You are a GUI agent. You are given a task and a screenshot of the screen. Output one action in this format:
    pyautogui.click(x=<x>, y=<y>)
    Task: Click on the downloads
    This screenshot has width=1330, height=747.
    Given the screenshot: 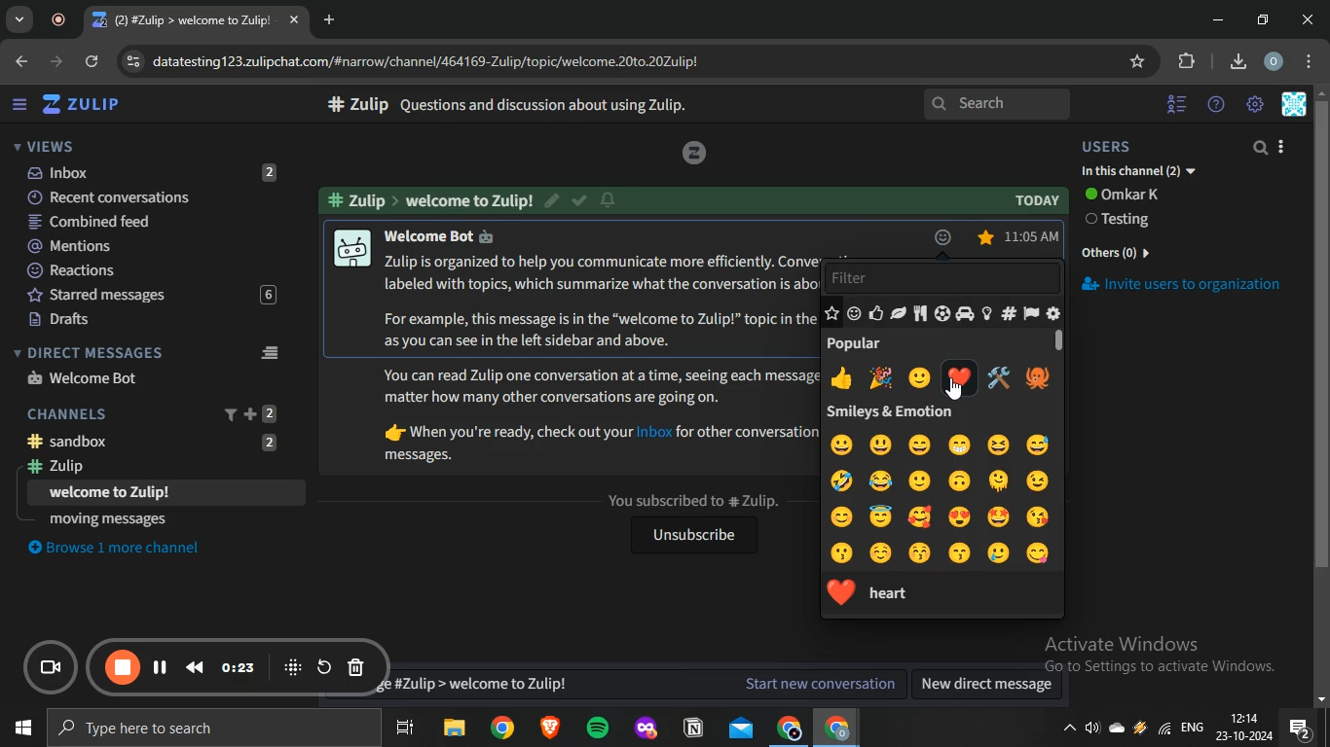 What is the action you would take?
    pyautogui.click(x=1238, y=59)
    